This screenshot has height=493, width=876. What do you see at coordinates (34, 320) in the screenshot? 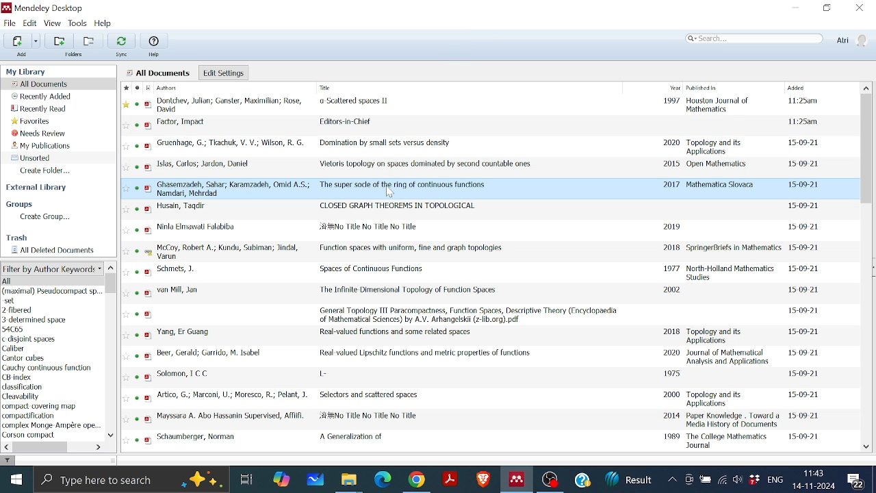
I see `3 determined space` at bounding box center [34, 320].